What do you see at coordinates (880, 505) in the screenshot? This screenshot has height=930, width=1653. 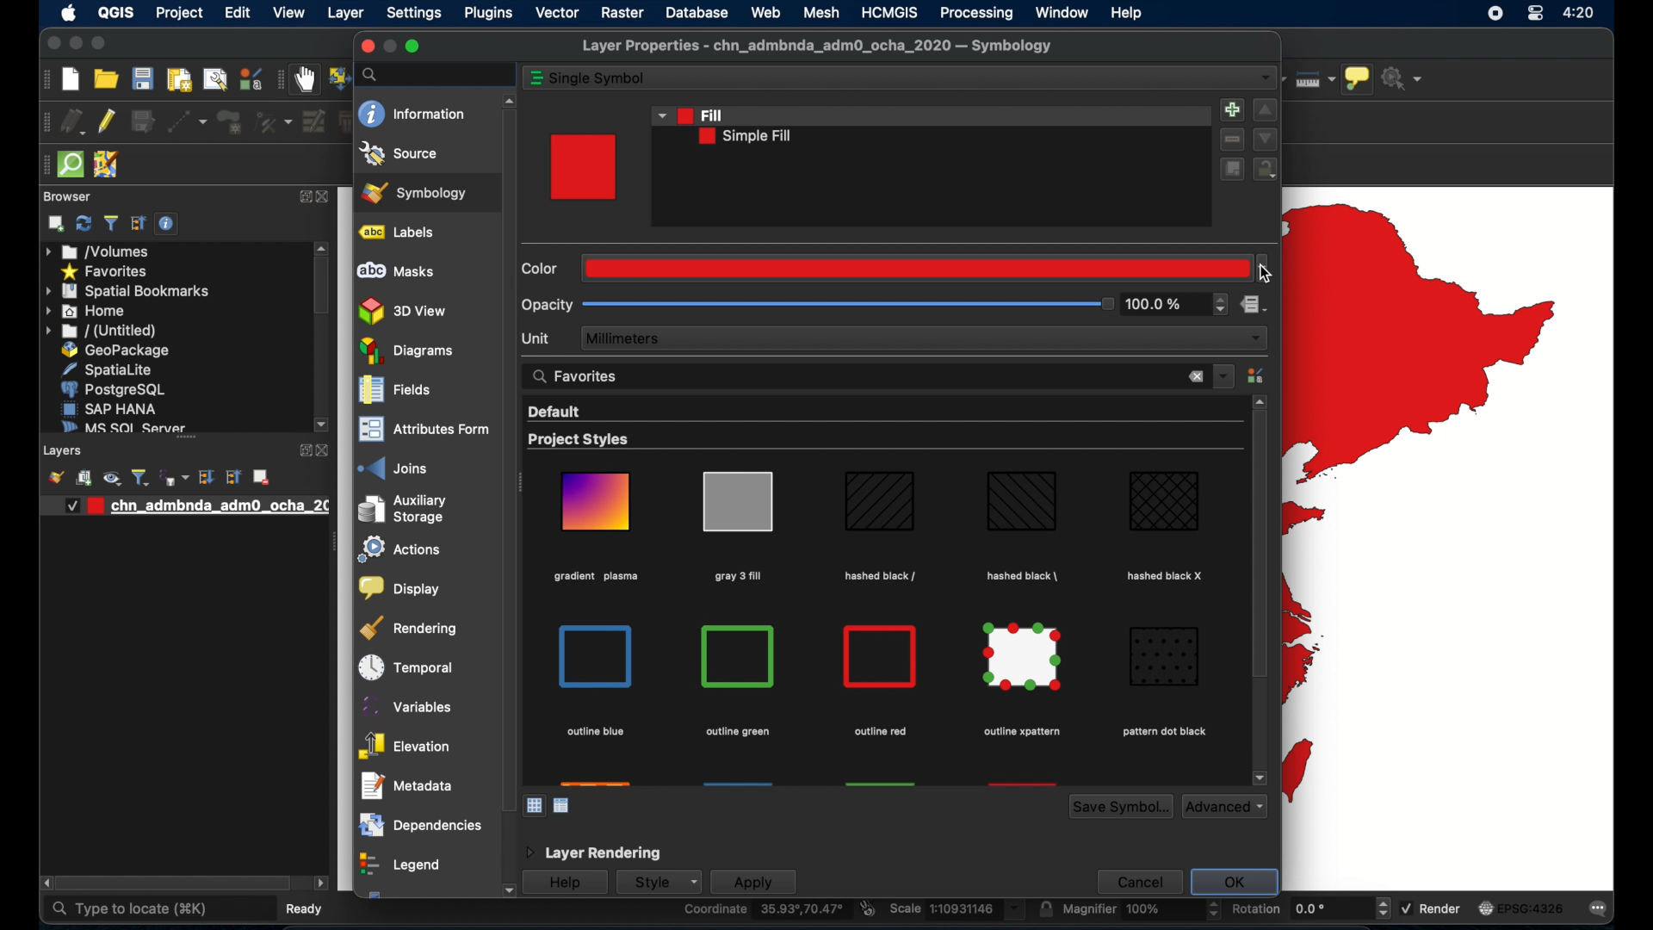 I see `Gradient preview ` at bounding box center [880, 505].